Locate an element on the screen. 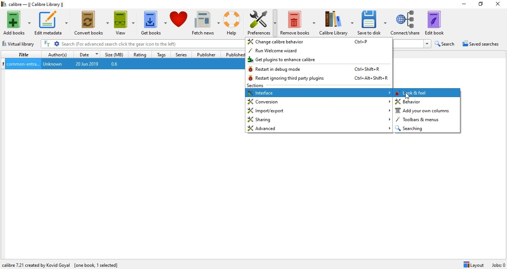 The image size is (507, 269). advanced is located at coordinates (319, 128).